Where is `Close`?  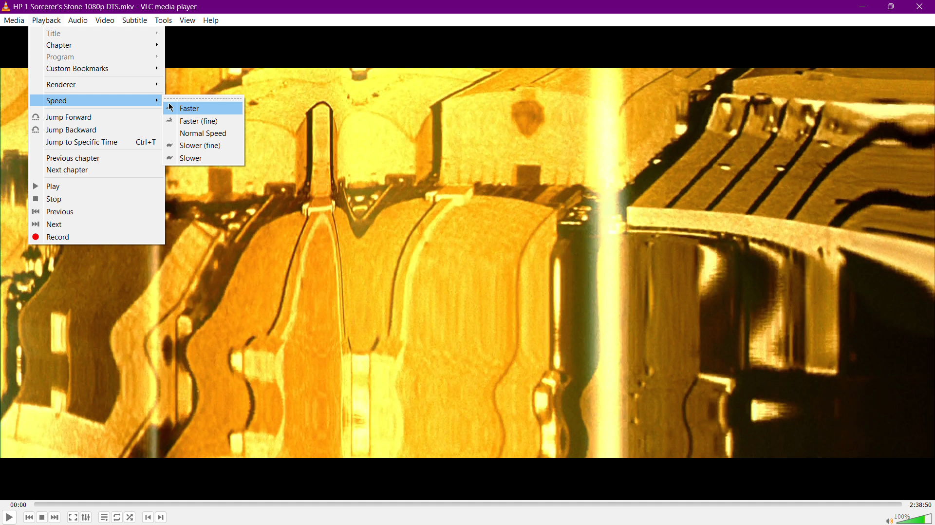
Close is located at coordinates (920, 6).